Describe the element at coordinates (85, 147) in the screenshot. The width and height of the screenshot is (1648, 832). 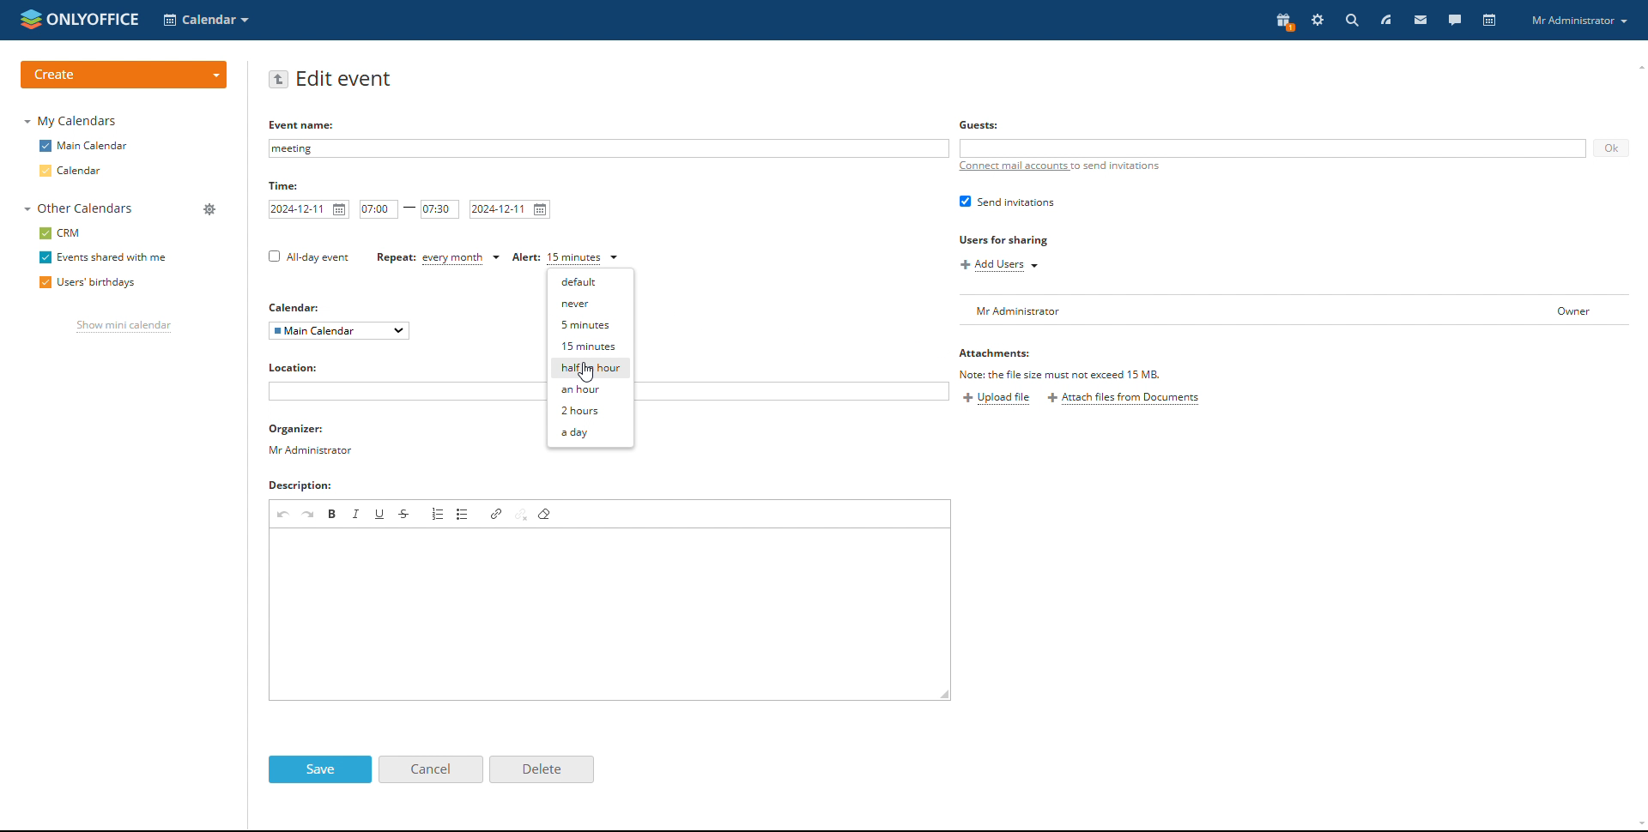
I see `main calendar` at that location.